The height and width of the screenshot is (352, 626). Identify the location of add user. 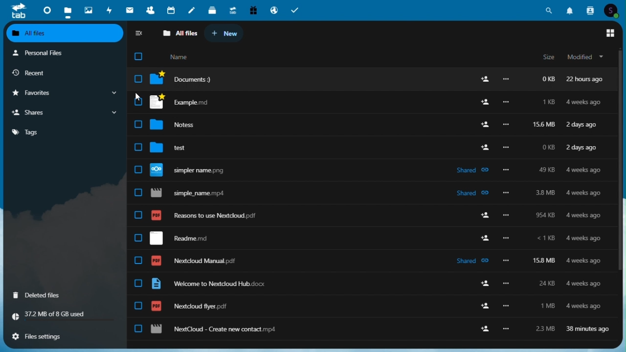
(487, 284).